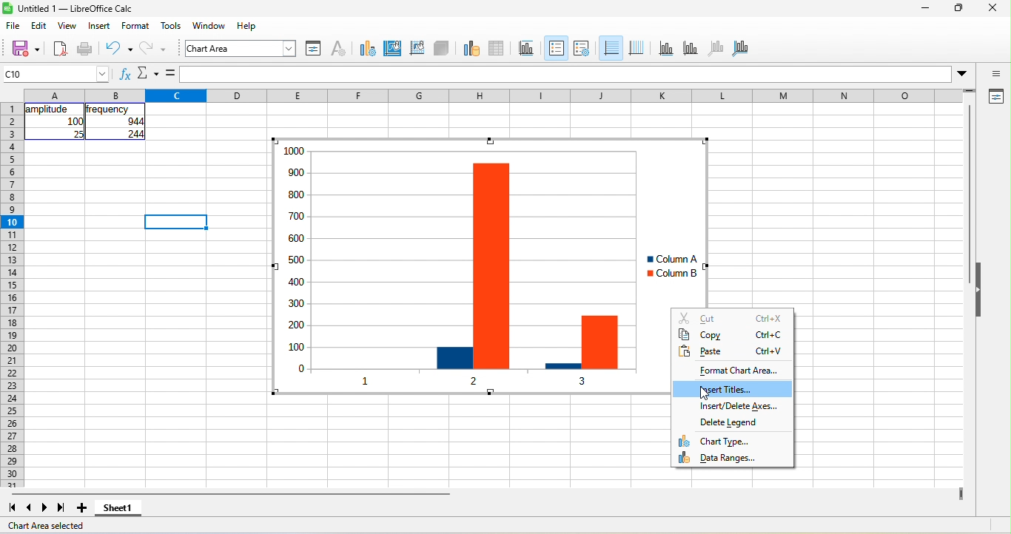 The height and width of the screenshot is (534, 1011). Describe the element at coordinates (733, 370) in the screenshot. I see `format chart area` at that location.